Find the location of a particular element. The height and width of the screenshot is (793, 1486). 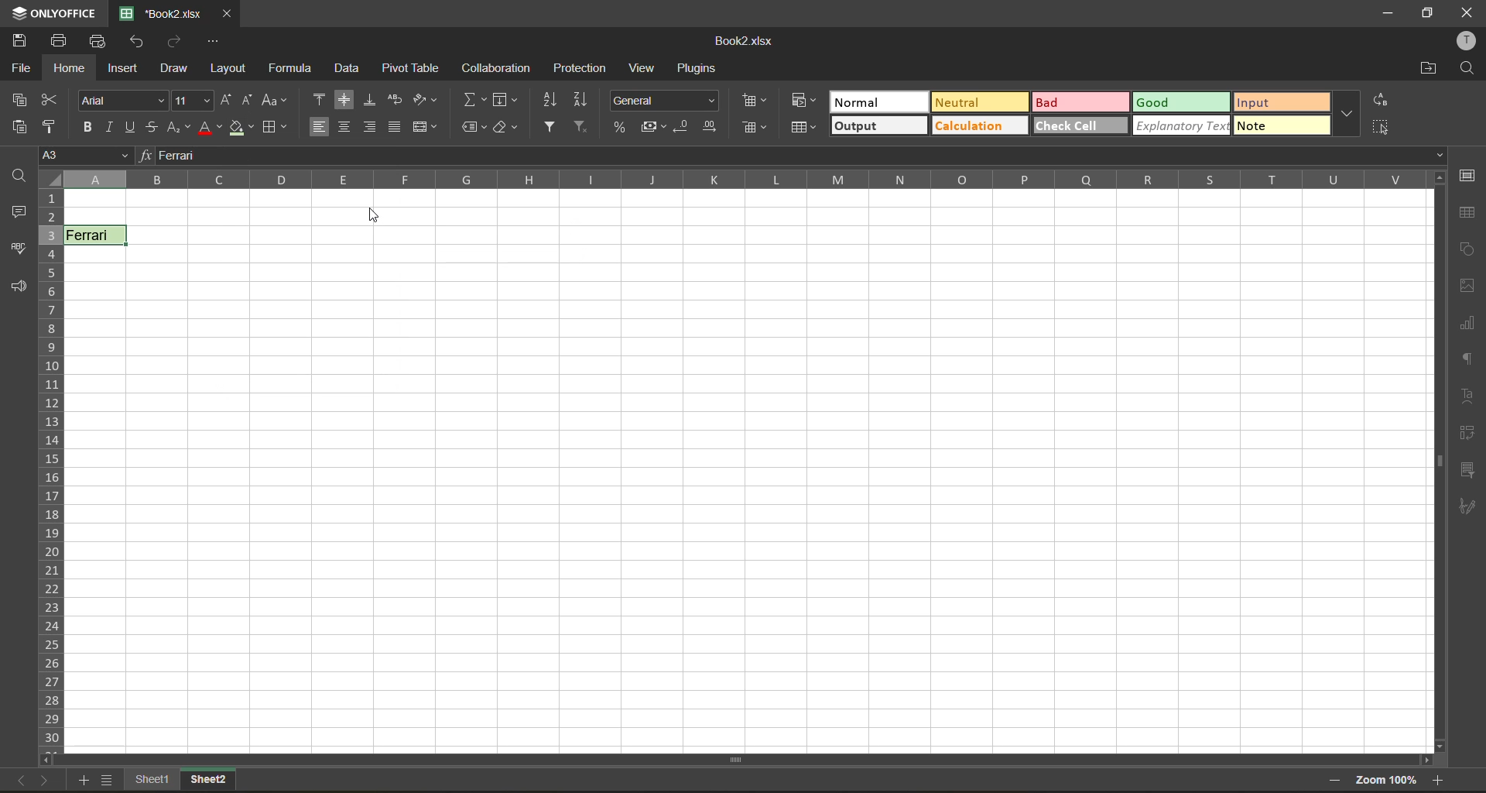

undo is located at coordinates (140, 43).